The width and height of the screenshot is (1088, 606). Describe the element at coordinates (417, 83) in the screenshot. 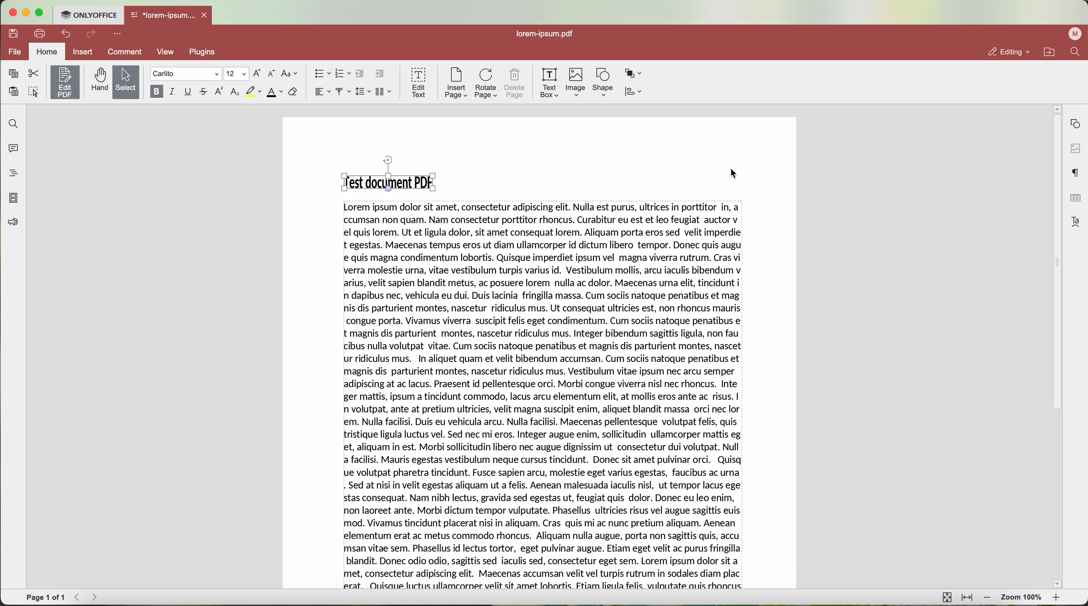

I see `edit text` at that location.